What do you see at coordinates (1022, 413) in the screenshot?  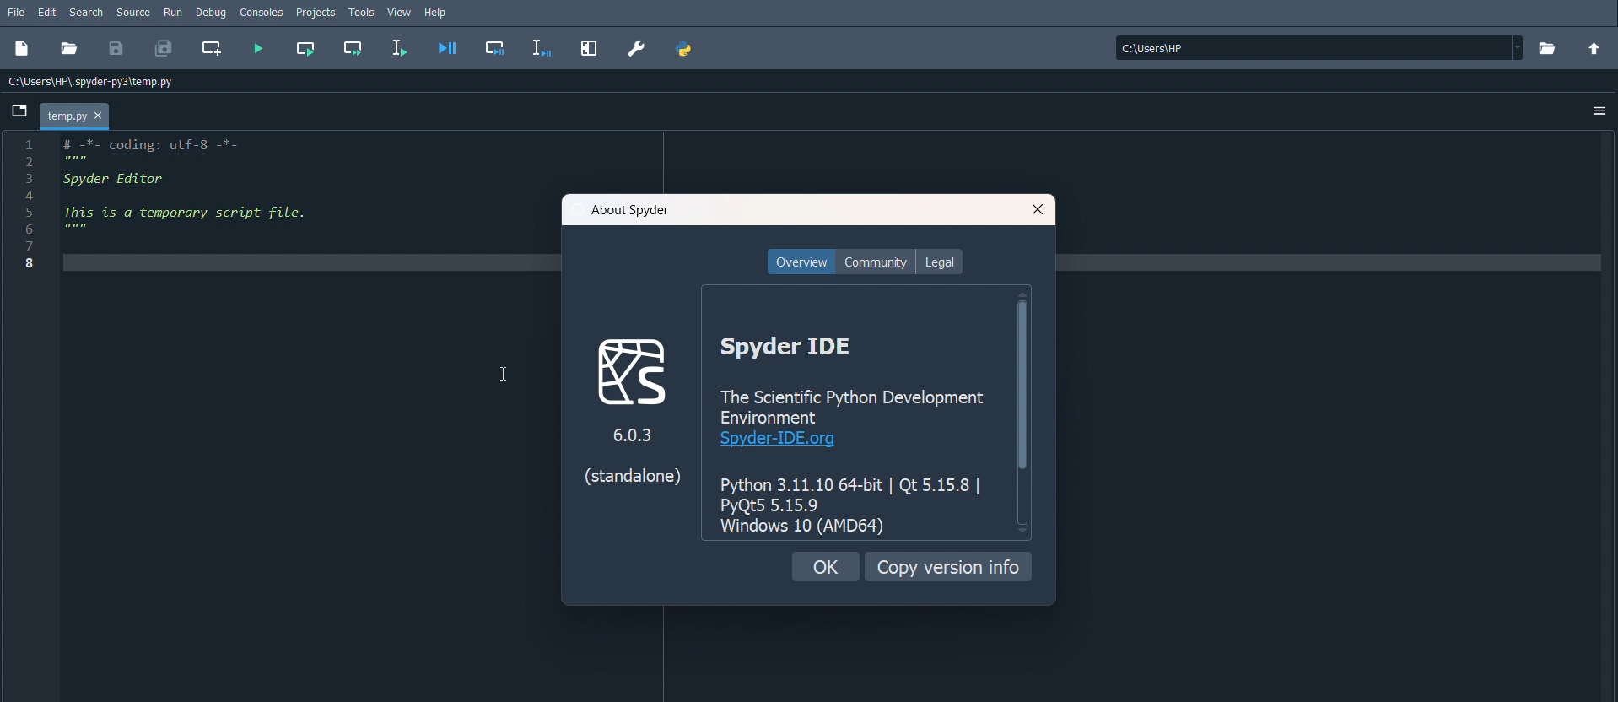 I see `scroll bar` at bounding box center [1022, 413].